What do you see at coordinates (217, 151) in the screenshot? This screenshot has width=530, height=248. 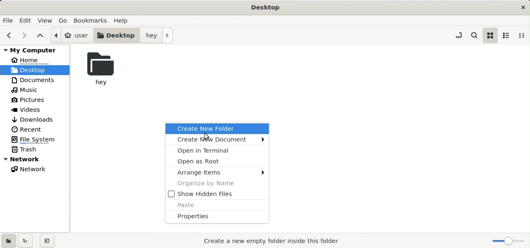 I see `open in terminal` at bounding box center [217, 151].